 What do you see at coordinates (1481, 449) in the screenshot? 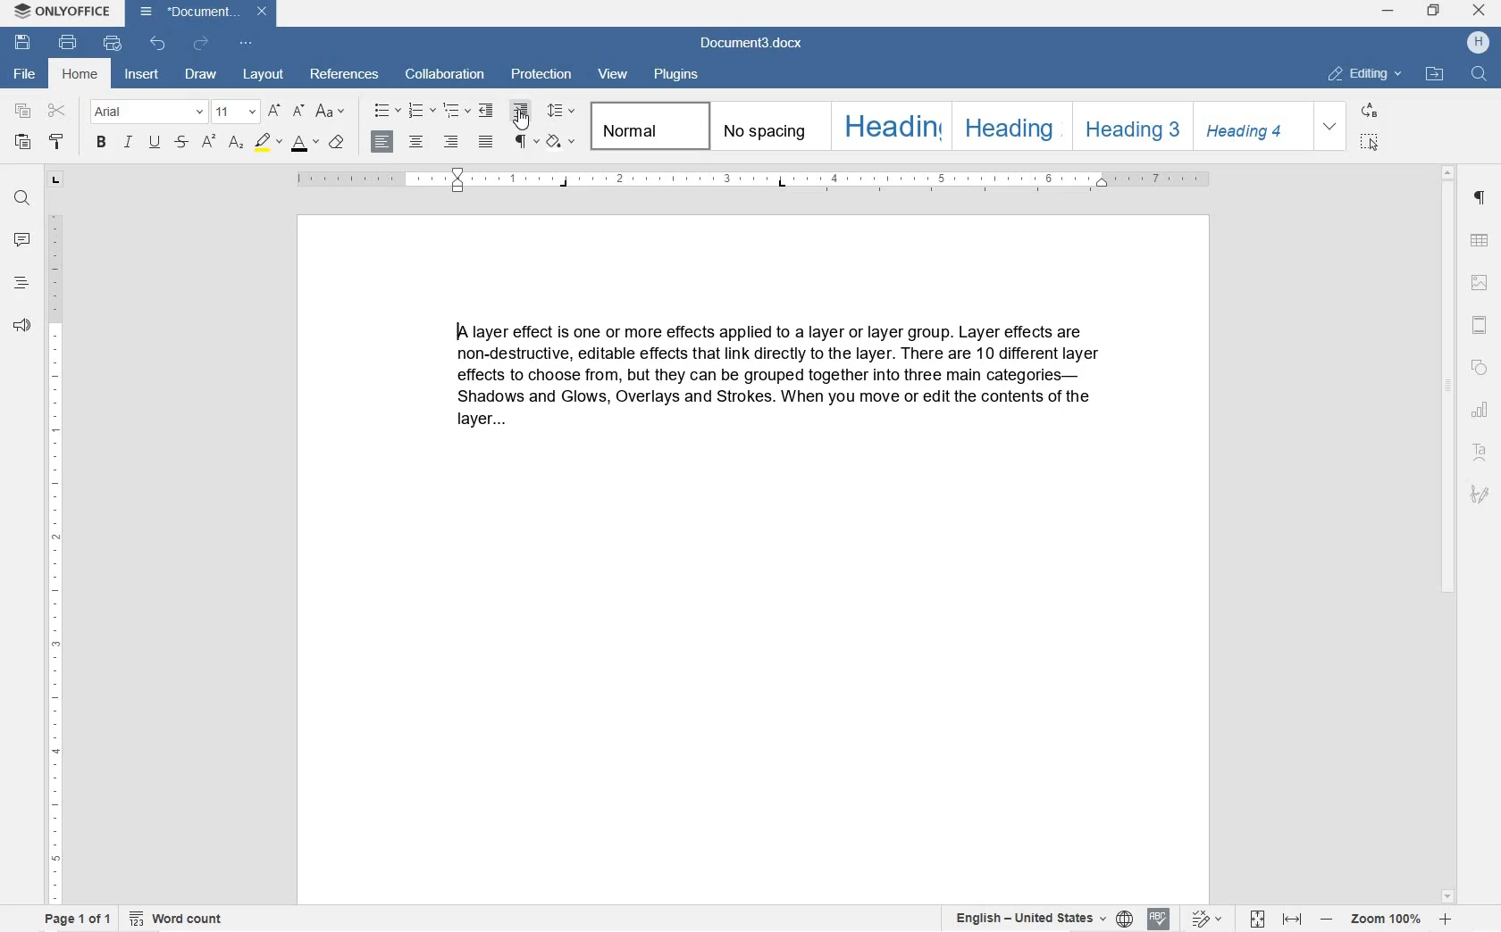
I see `TEXT ART` at bounding box center [1481, 449].